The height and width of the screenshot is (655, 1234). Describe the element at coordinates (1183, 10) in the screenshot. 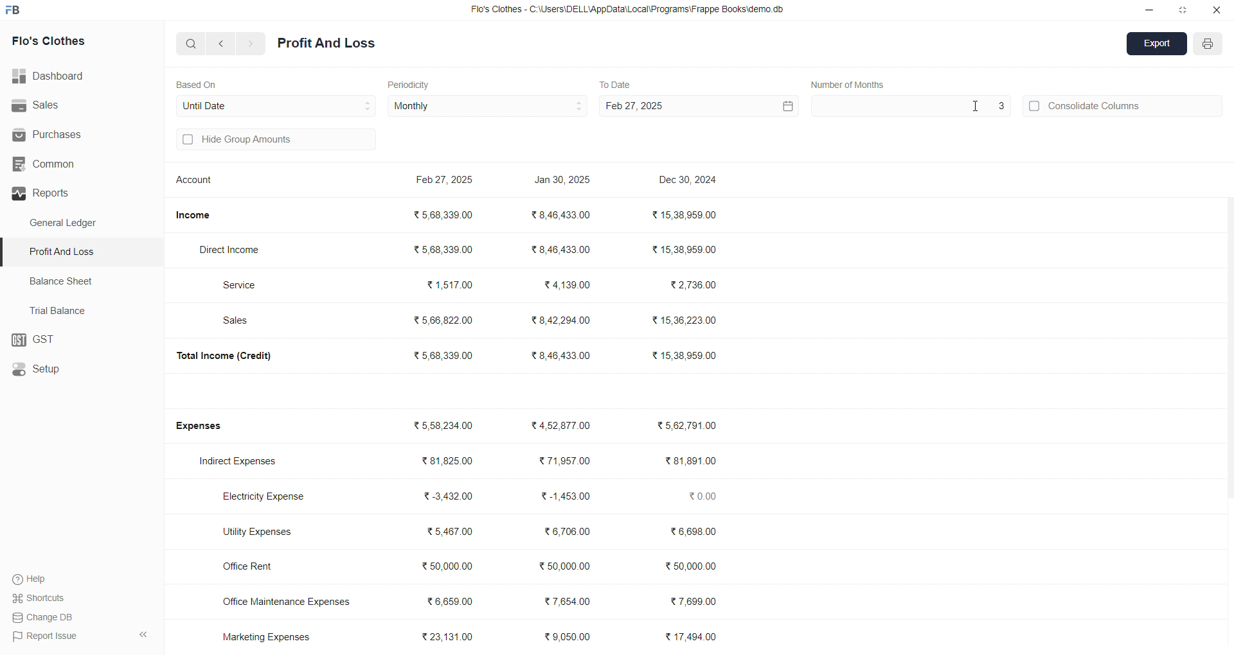

I see `resize` at that location.